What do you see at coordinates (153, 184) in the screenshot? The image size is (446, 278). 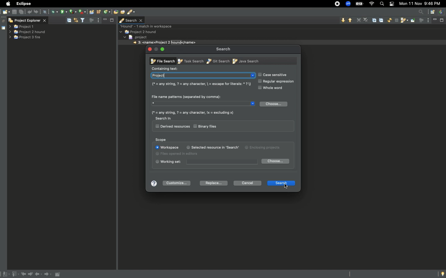 I see `Help` at bounding box center [153, 184].